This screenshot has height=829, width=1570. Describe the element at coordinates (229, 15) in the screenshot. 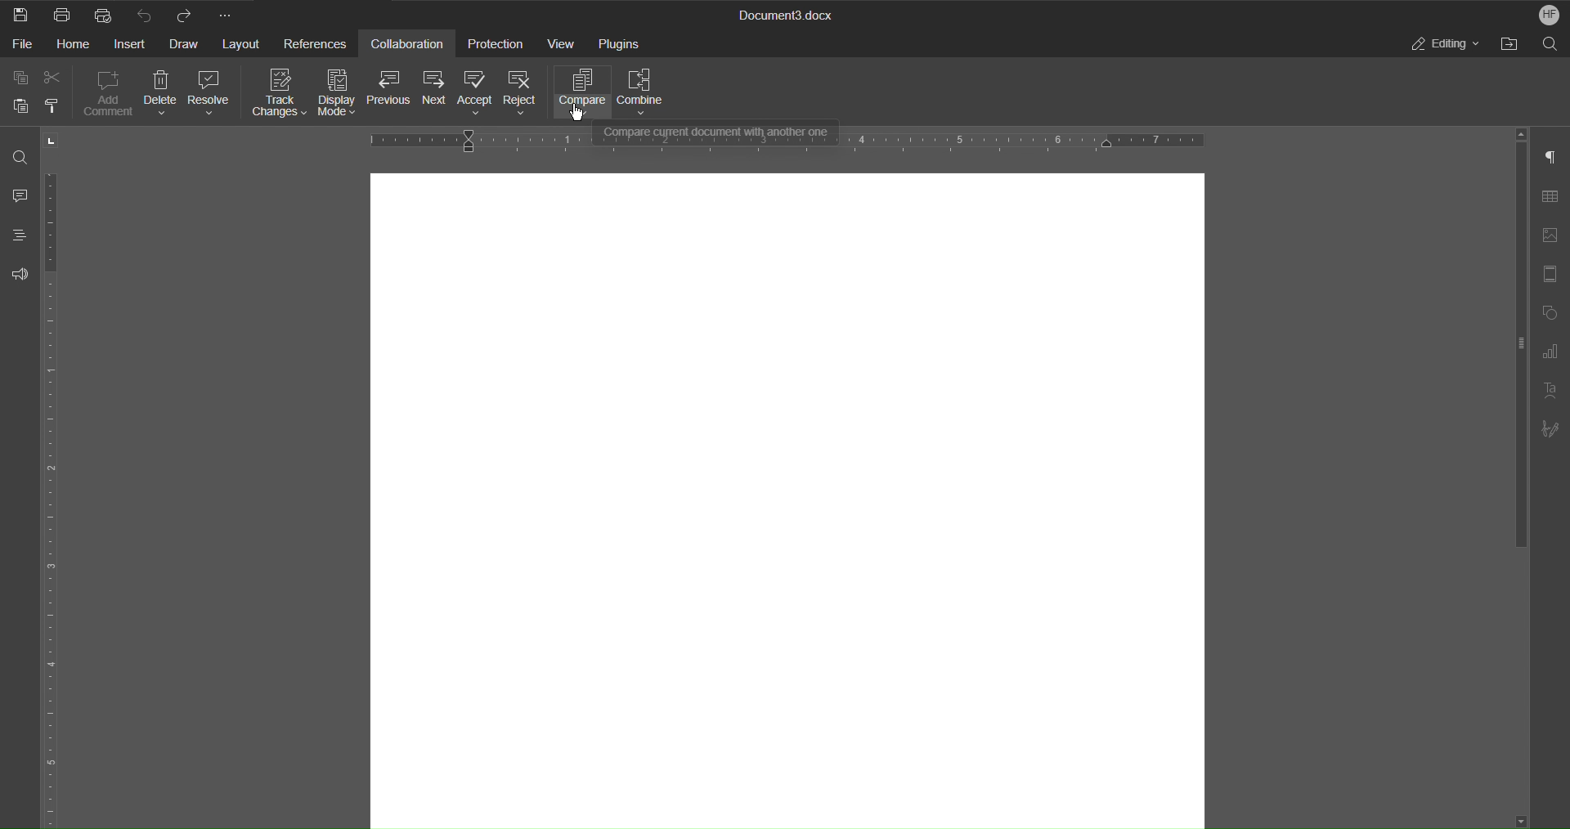

I see `More` at that location.